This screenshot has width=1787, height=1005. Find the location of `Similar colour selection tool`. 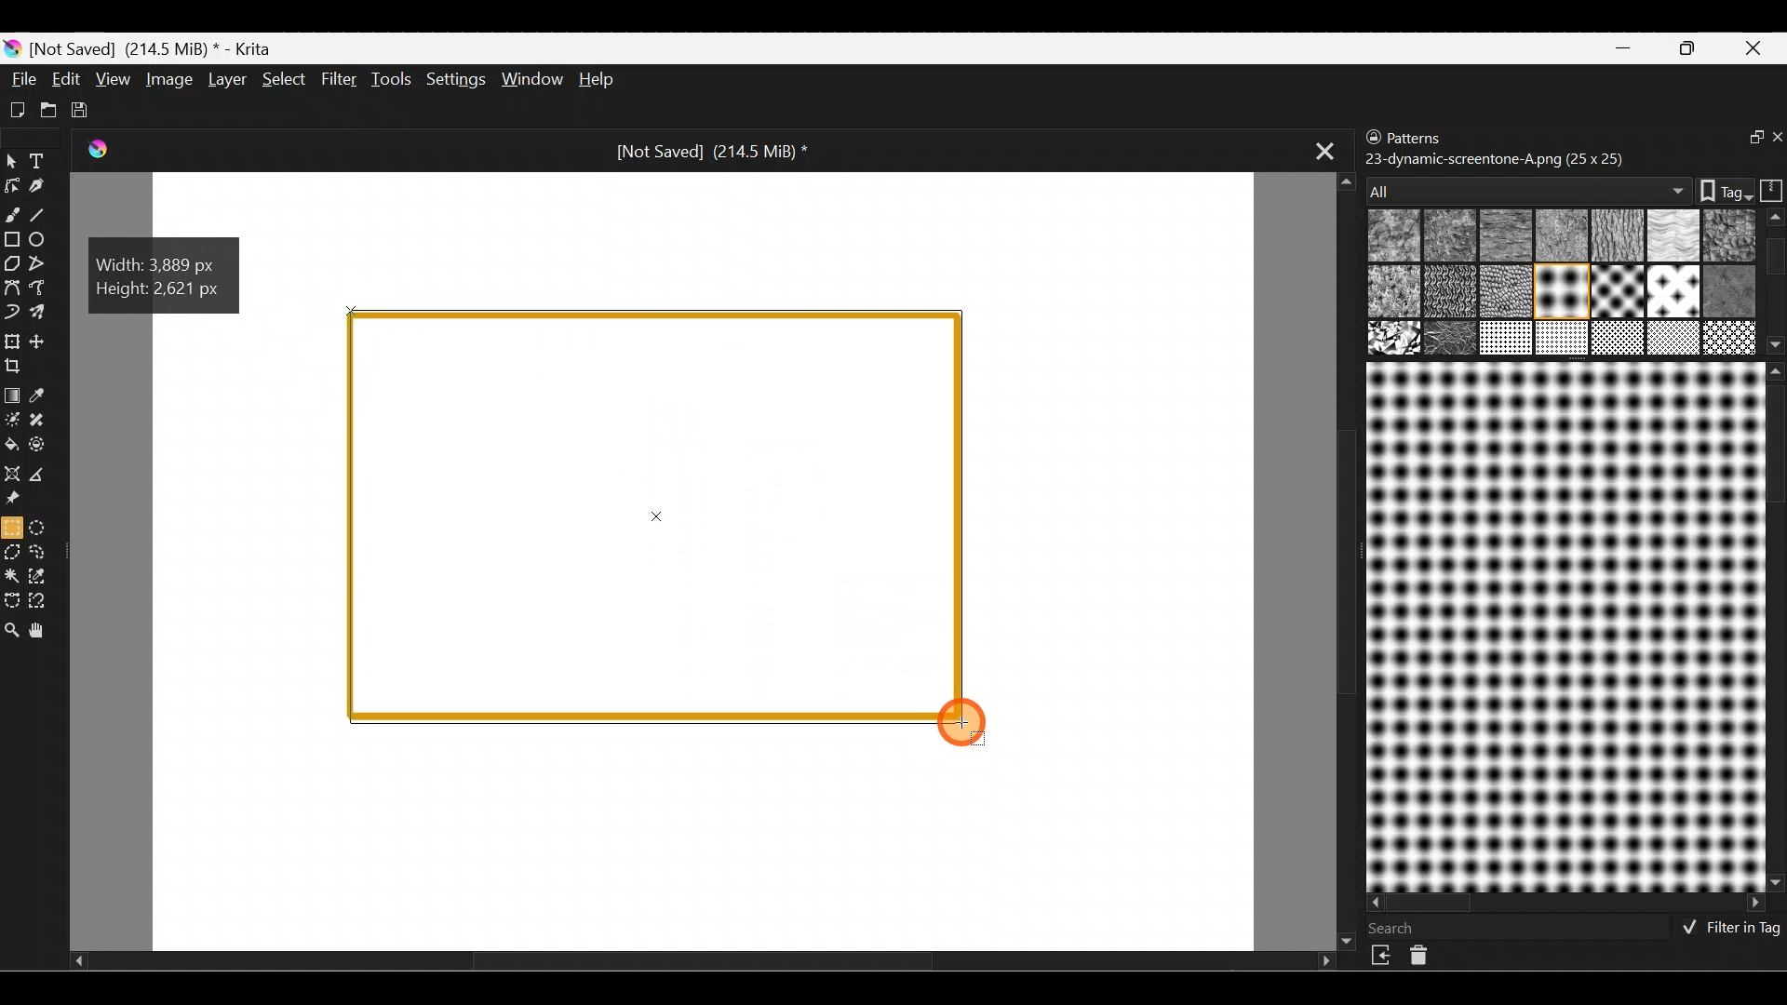

Similar colour selection tool is located at coordinates (44, 579).